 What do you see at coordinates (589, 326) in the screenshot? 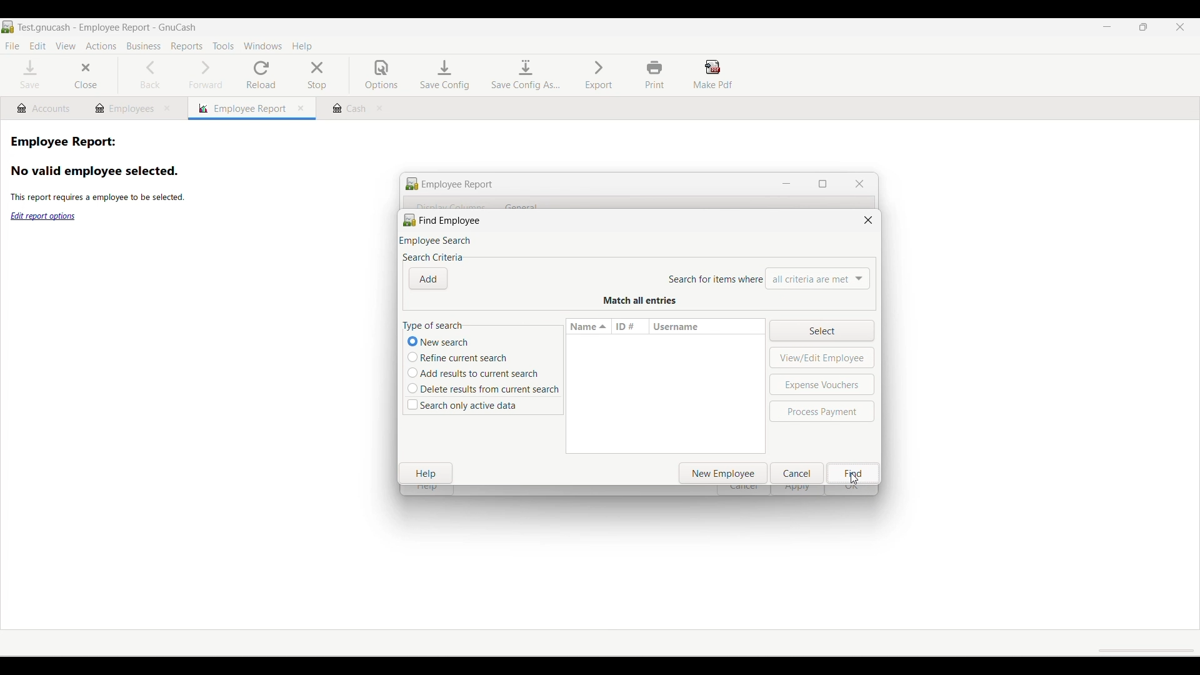
I see `Column to sort list of employees by name` at bounding box center [589, 326].